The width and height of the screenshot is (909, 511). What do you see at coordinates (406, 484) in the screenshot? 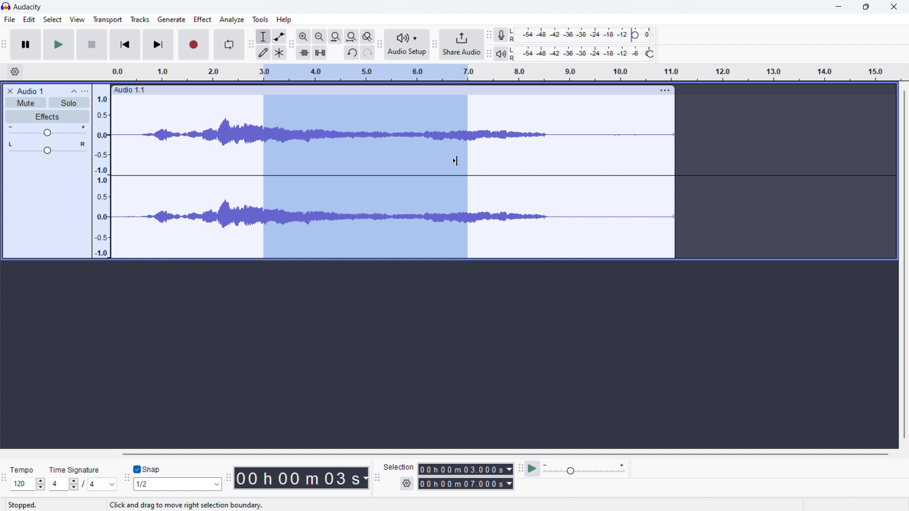
I see `settings` at bounding box center [406, 484].